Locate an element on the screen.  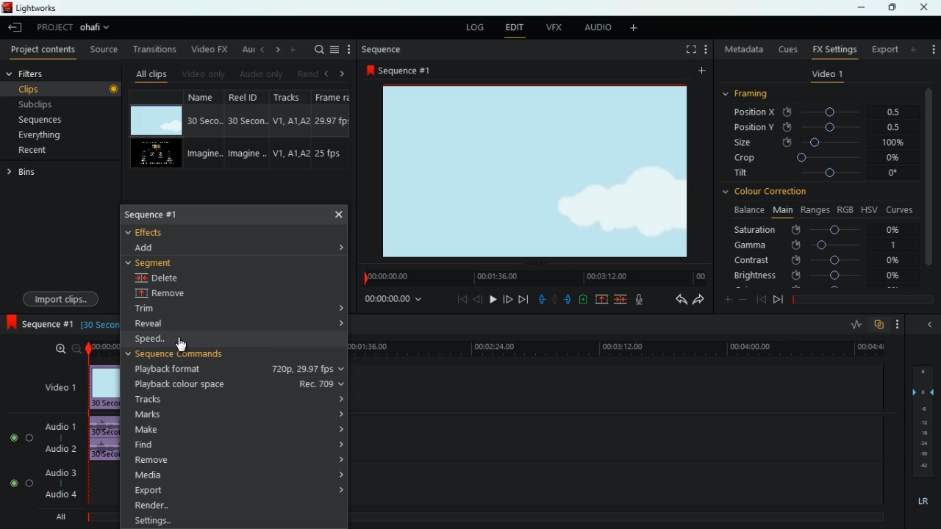
au is located at coordinates (243, 48).